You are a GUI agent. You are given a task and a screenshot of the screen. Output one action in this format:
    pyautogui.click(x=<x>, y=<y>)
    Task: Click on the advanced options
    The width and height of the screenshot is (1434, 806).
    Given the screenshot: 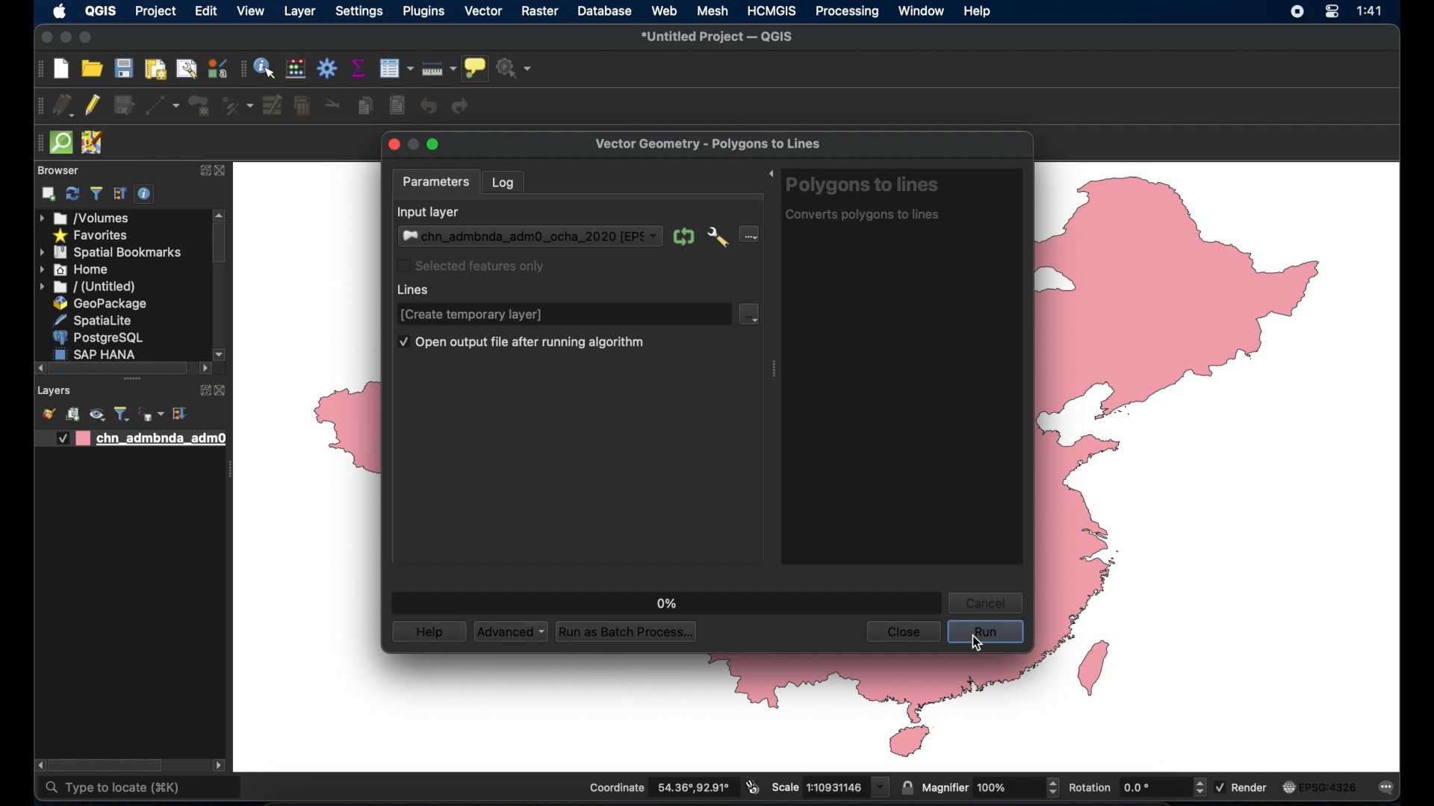 What is the action you would take?
    pyautogui.click(x=718, y=237)
    